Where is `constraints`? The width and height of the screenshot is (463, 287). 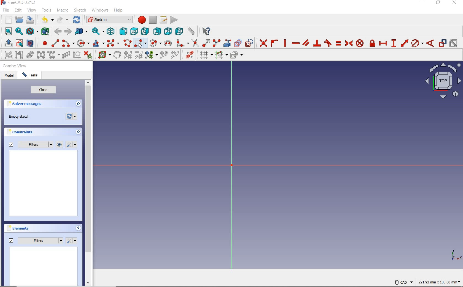 constraints is located at coordinates (21, 132).